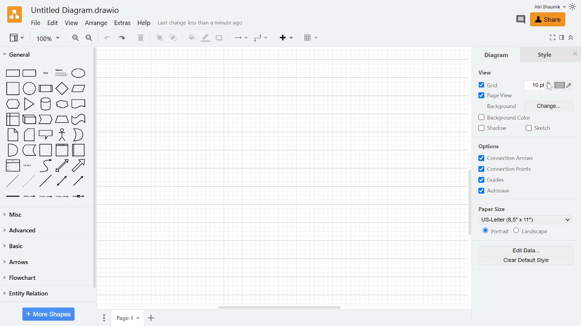 The height and width of the screenshot is (326, 581). I want to click on Arrange, so click(97, 24).